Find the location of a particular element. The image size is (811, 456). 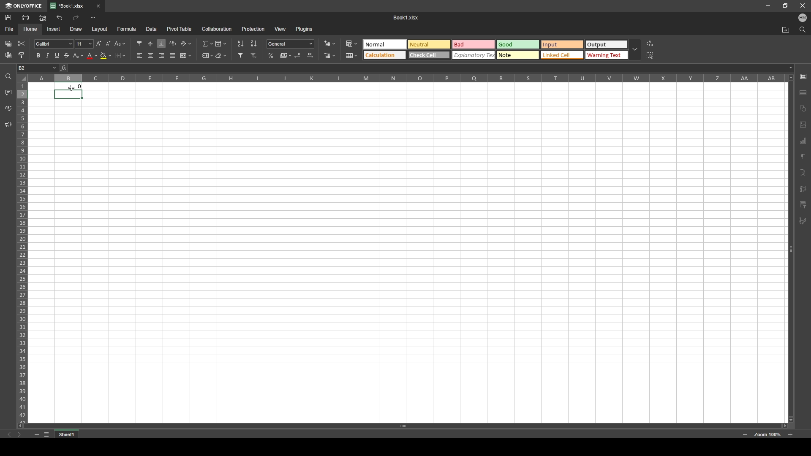

Neutral is located at coordinates (384, 44).